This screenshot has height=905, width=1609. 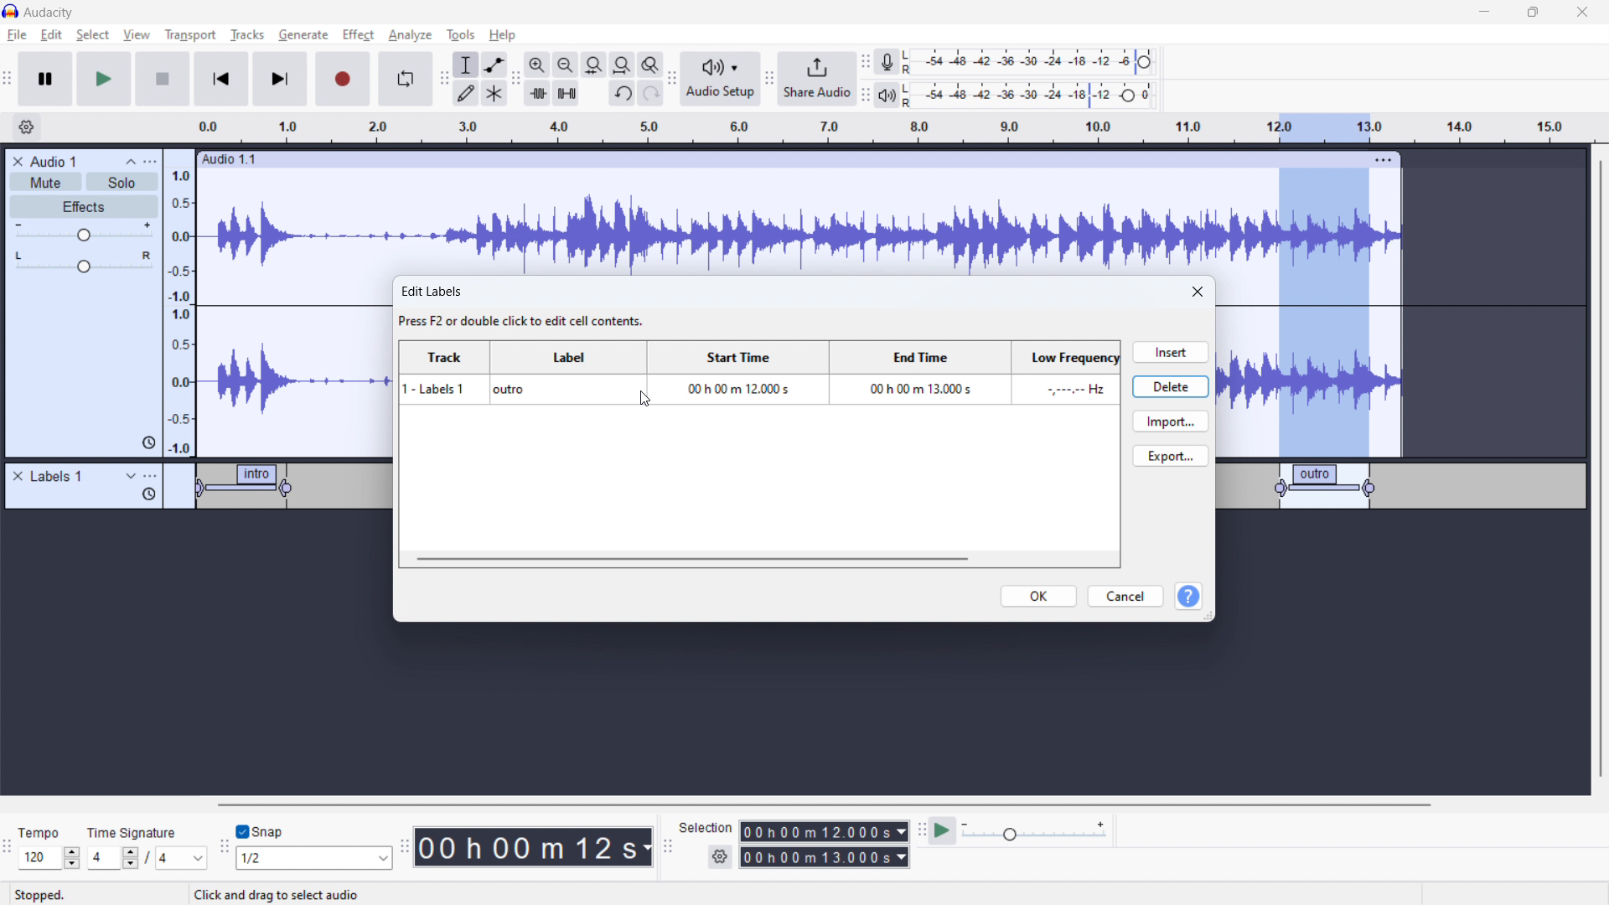 I want to click on track options, so click(x=1385, y=158).